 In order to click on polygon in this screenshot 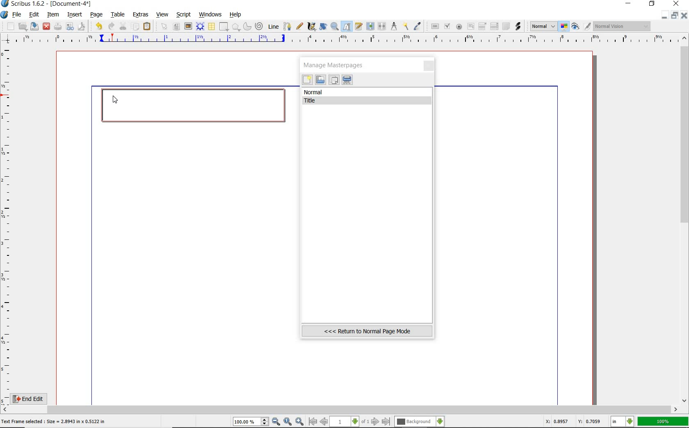, I will do `click(236, 27)`.